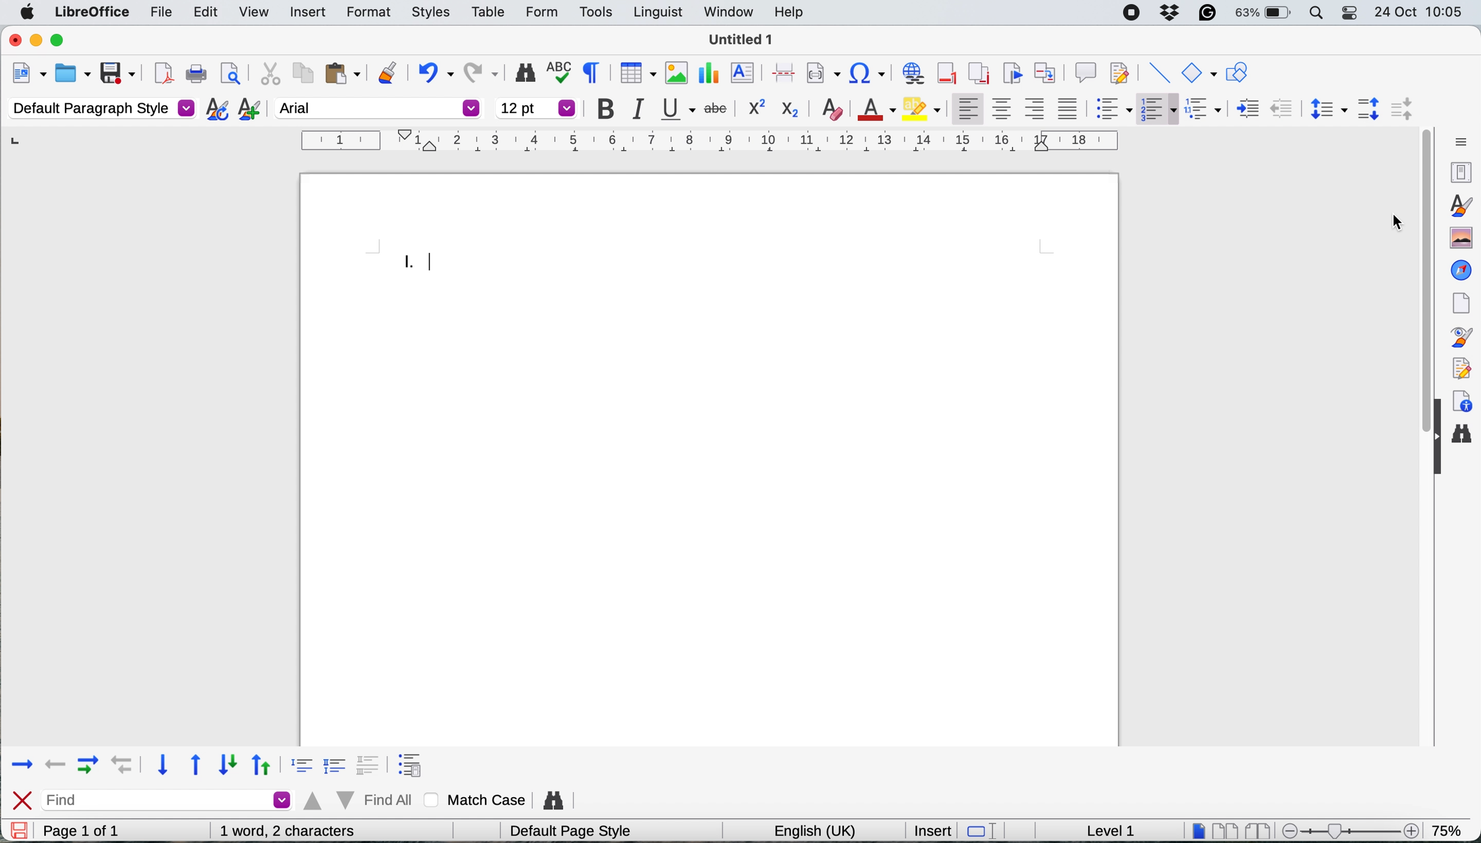 This screenshot has width=1481, height=843. What do you see at coordinates (123, 765) in the screenshot?
I see `backward with indent` at bounding box center [123, 765].